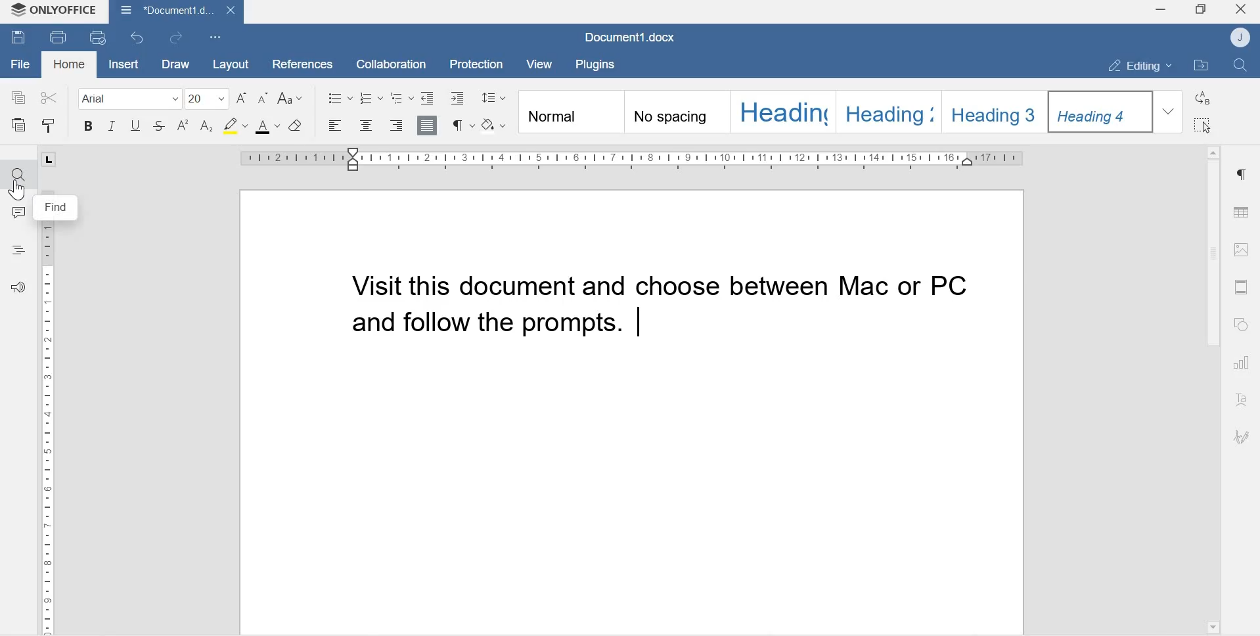 This screenshot has width=1260, height=636. Describe the element at coordinates (292, 99) in the screenshot. I see `Change case` at that location.